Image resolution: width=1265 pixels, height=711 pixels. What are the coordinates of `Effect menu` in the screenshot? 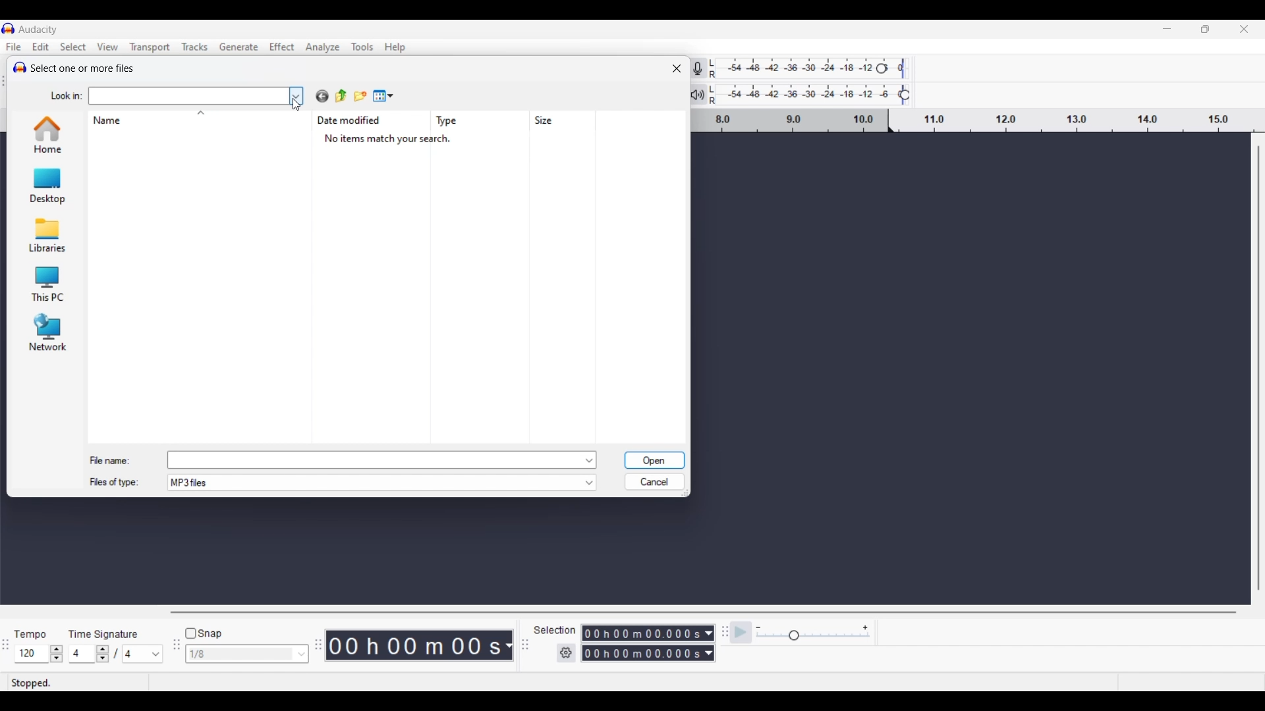 It's located at (282, 47).